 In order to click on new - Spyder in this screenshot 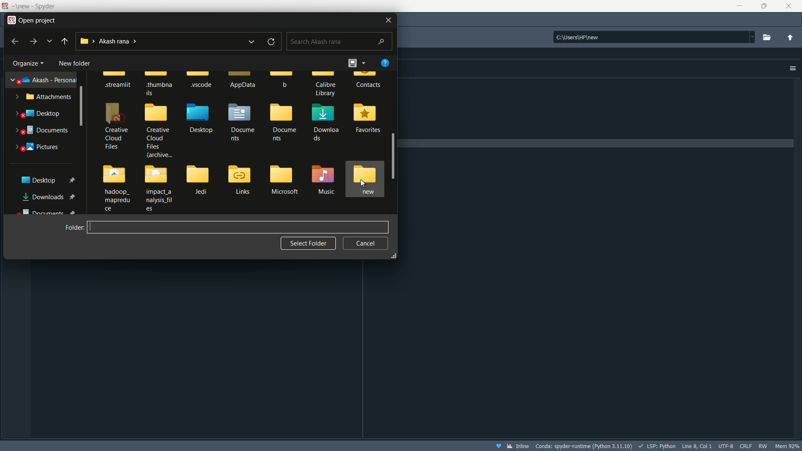, I will do `click(34, 6)`.